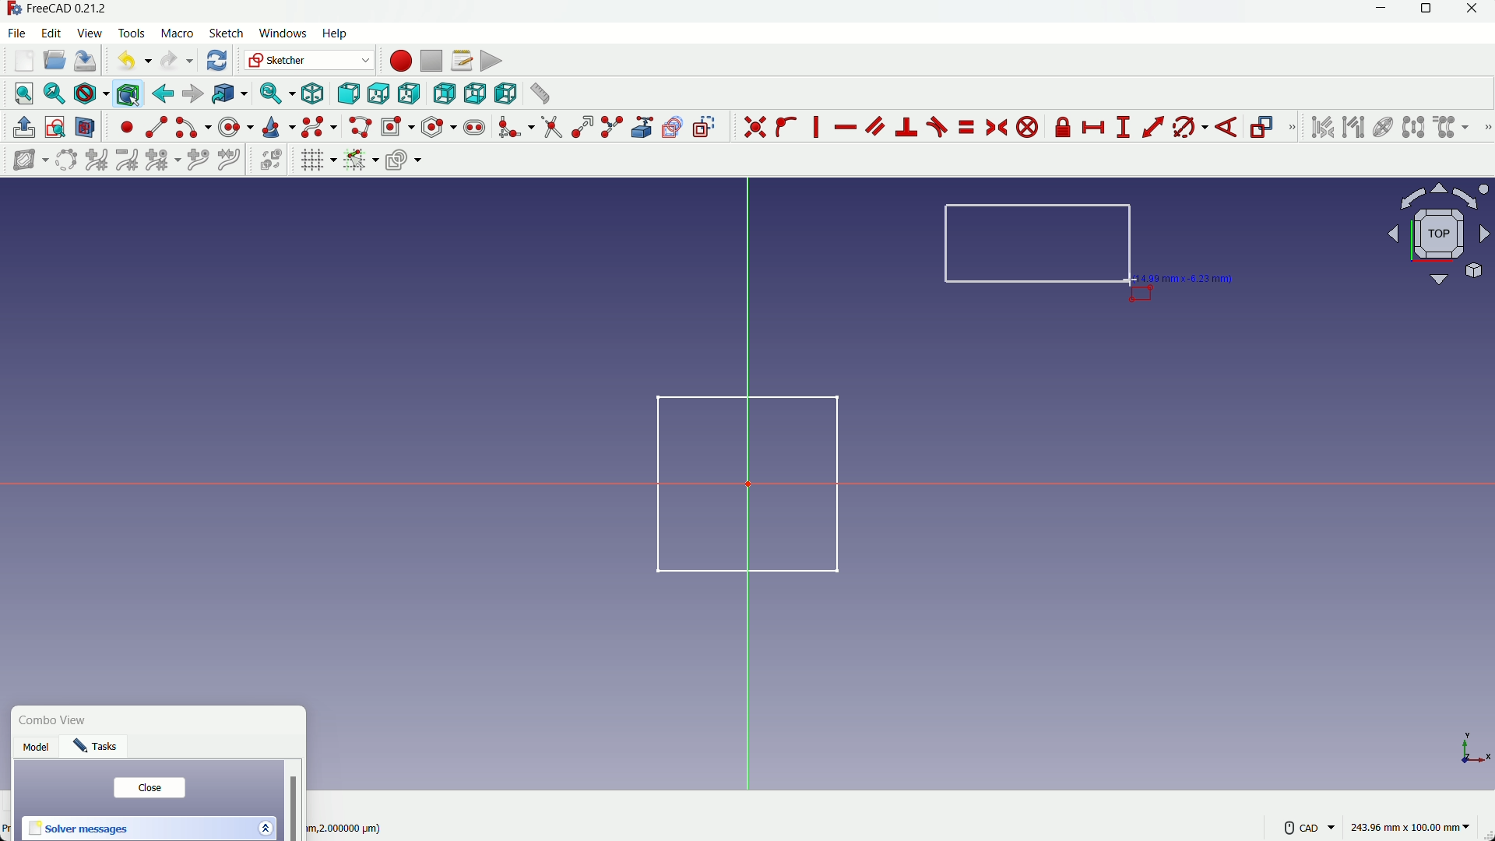  Describe the element at coordinates (274, 94) in the screenshot. I see `sync view` at that location.